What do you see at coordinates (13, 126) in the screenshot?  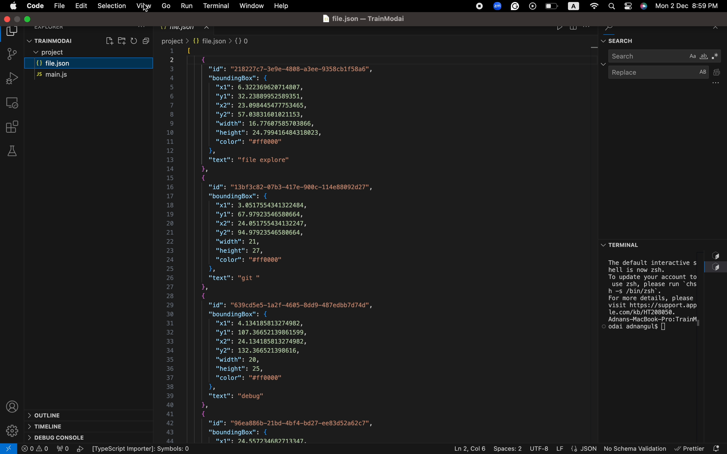 I see `Extensions` at bounding box center [13, 126].